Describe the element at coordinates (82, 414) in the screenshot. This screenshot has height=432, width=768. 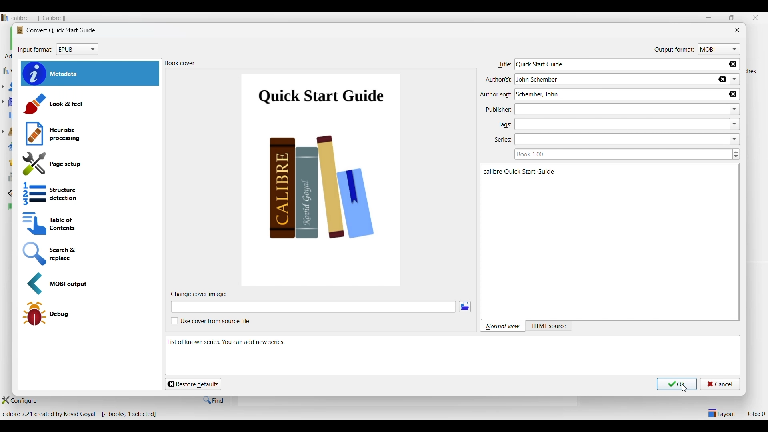
I see `Details about software` at that location.